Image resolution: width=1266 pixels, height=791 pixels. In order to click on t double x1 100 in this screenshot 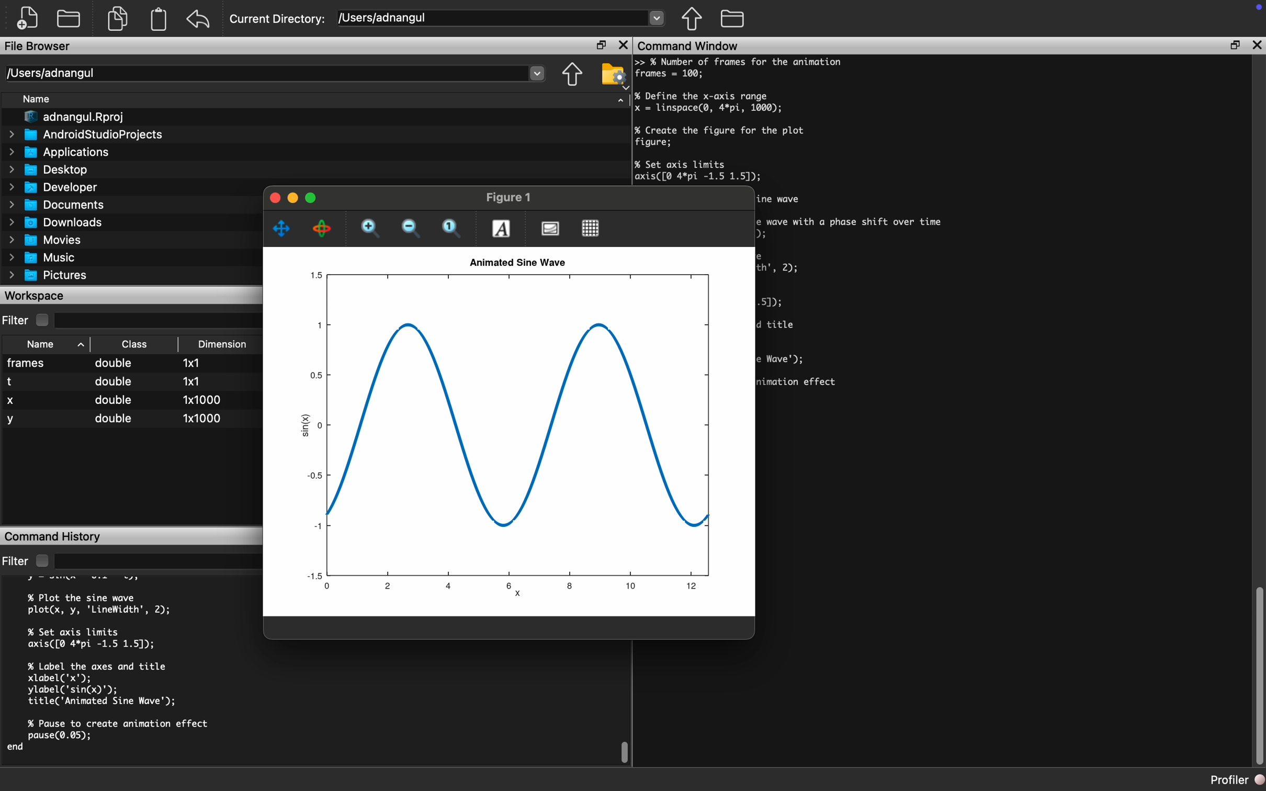, I will do `click(124, 381)`.